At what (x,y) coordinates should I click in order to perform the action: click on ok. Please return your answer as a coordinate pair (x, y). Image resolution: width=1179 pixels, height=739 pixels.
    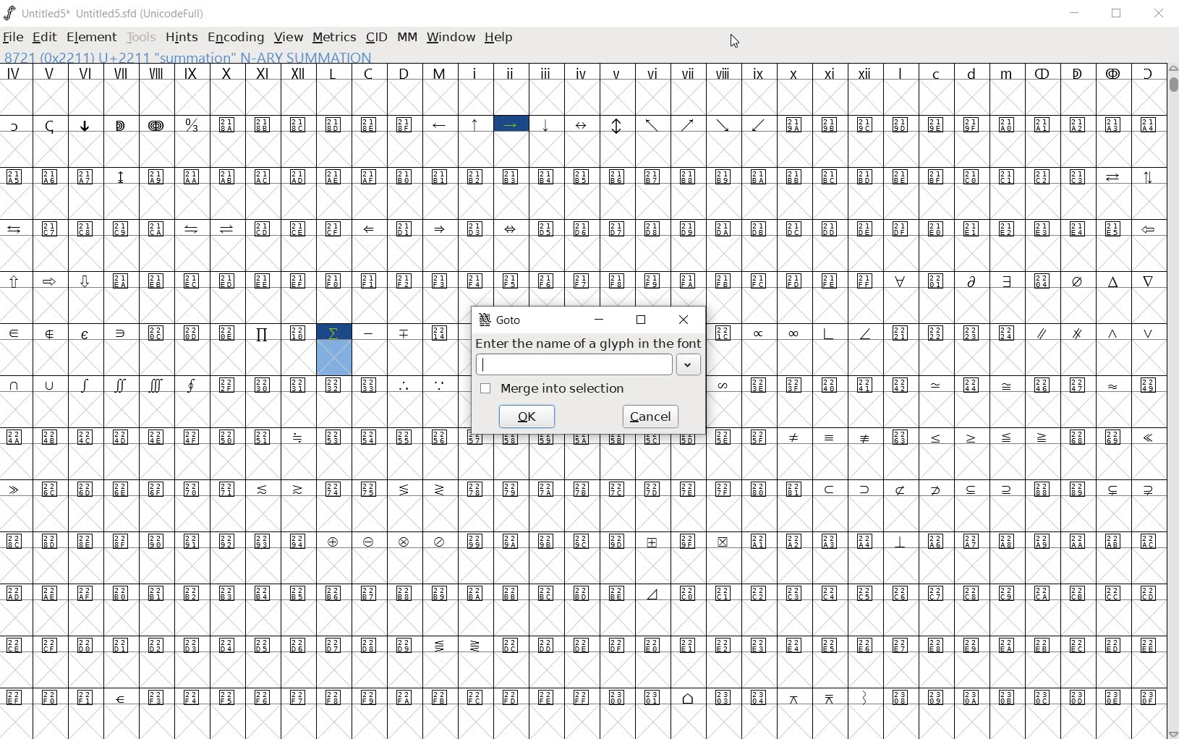
    Looking at the image, I should click on (527, 417).